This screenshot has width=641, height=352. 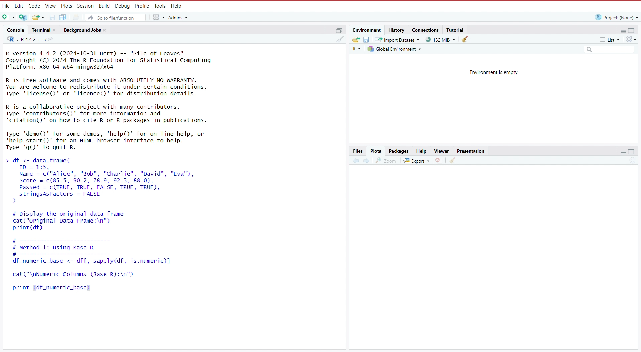 What do you see at coordinates (622, 152) in the screenshot?
I see `minimize` at bounding box center [622, 152].